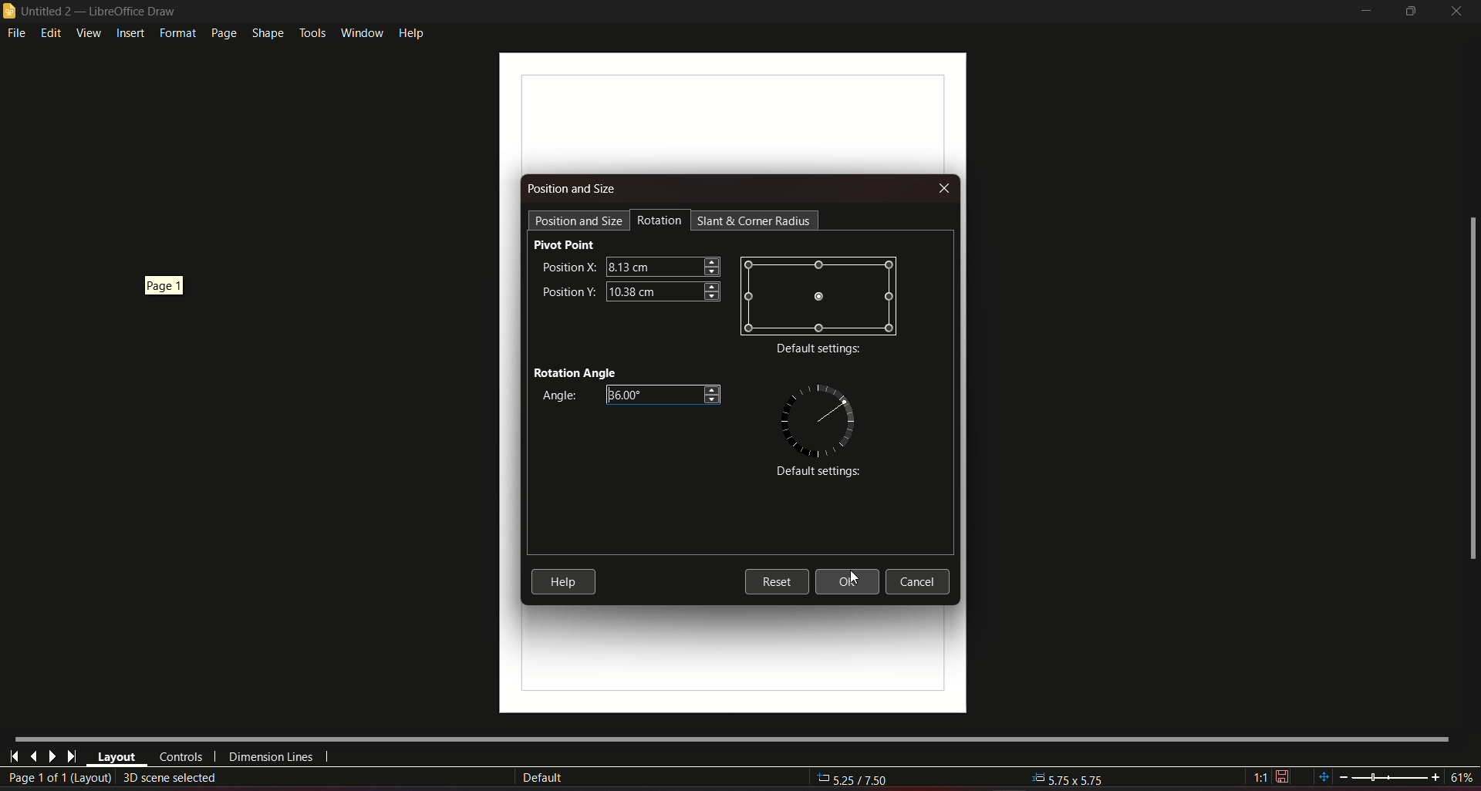 This screenshot has width=1481, height=791. What do you see at coordinates (565, 244) in the screenshot?
I see `Pivot Point` at bounding box center [565, 244].